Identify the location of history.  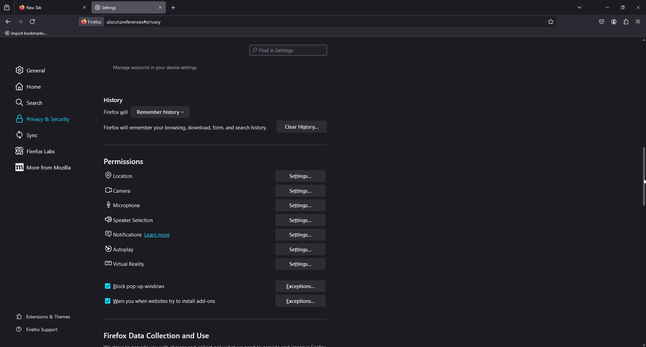
(112, 100).